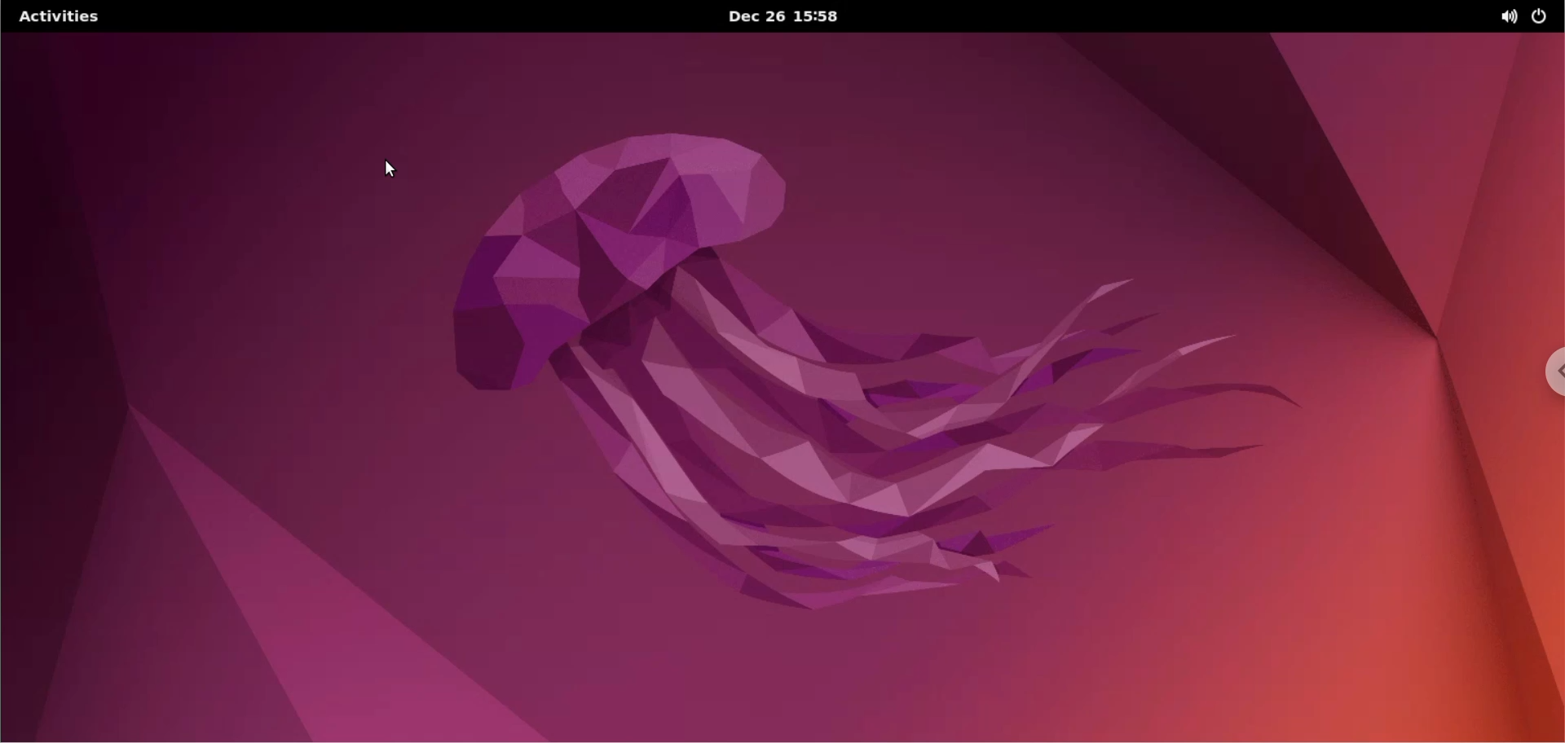 The image size is (1565, 743). I want to click on power options, so click(1547, 15).